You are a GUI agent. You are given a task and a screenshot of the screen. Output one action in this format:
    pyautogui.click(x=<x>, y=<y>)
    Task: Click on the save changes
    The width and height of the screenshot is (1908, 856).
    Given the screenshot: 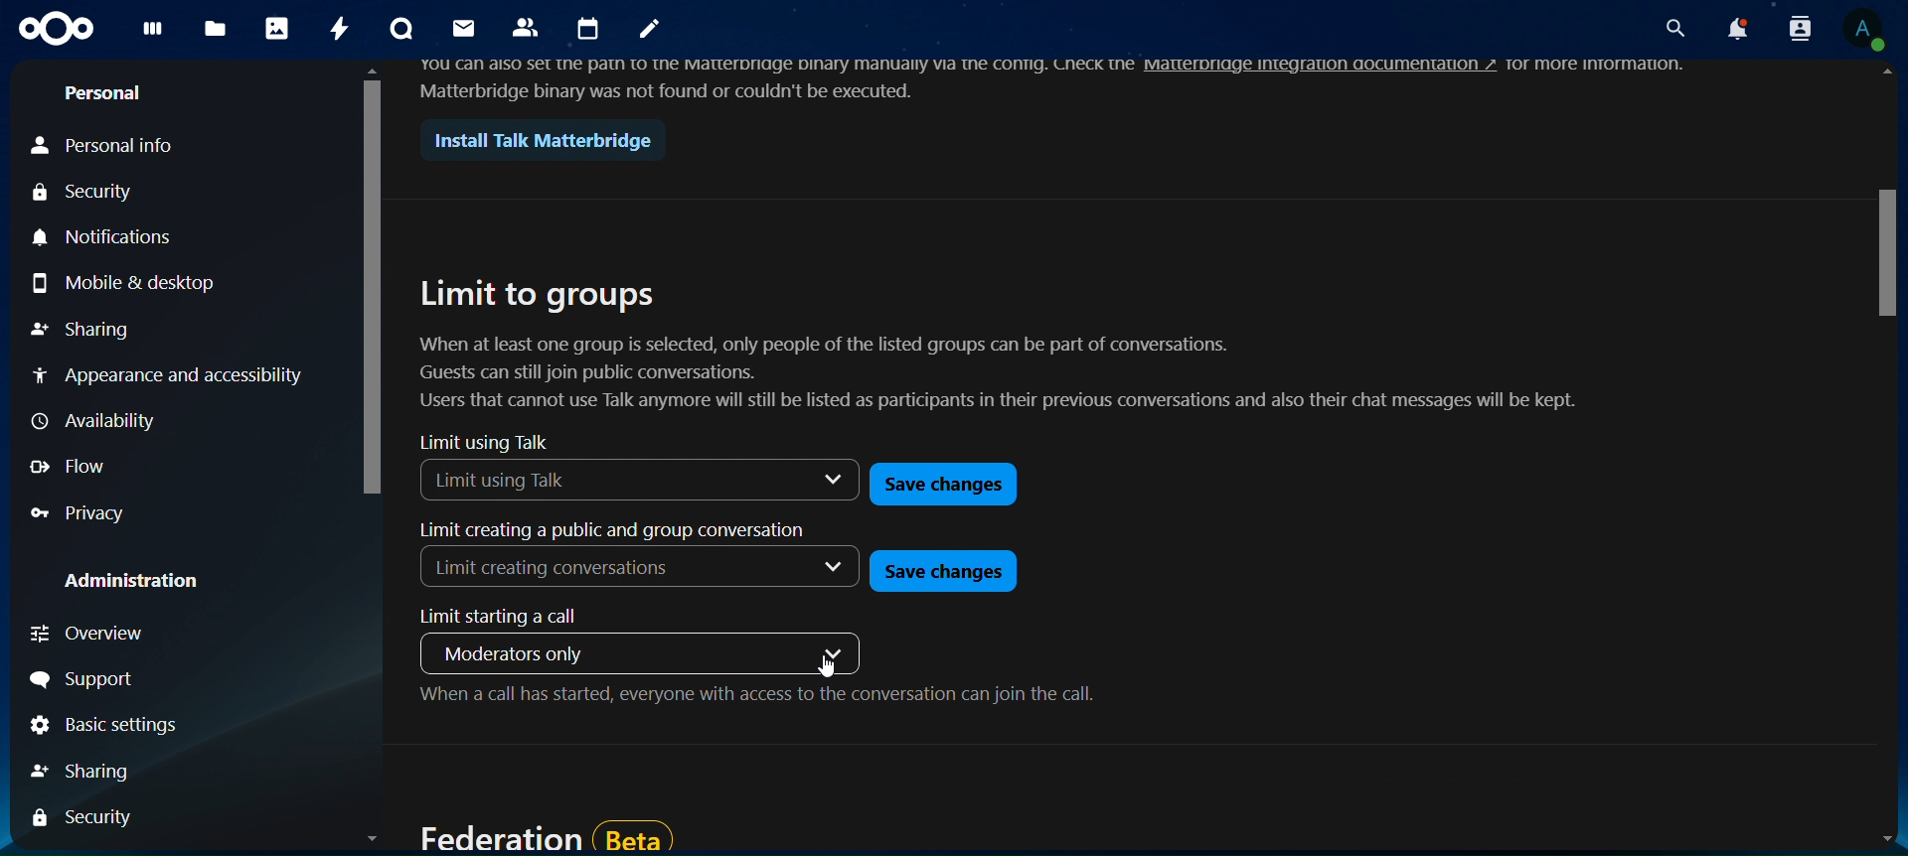 What is the action you would take?
    pyautogui.click(x=939, y=570)
    